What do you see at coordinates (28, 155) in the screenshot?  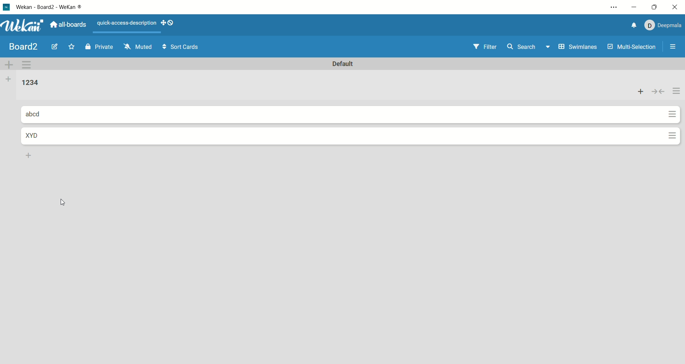 I see `add new list` at bounding box center [28, 155].